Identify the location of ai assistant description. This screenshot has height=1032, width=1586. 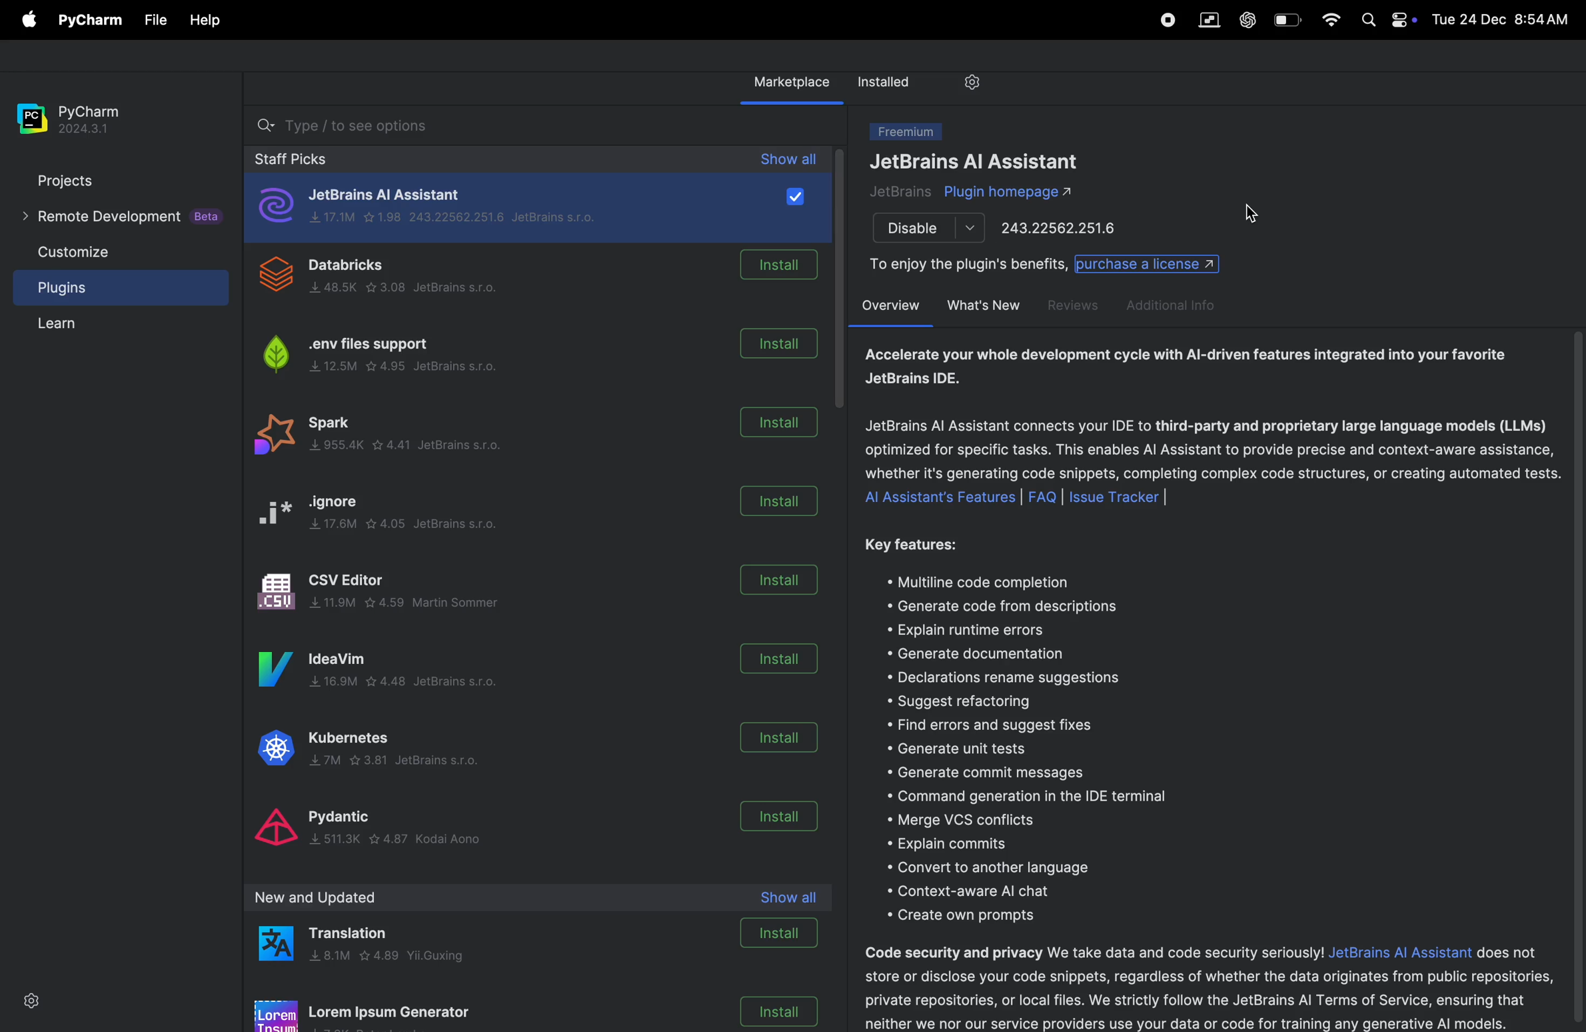
(1215, 426).